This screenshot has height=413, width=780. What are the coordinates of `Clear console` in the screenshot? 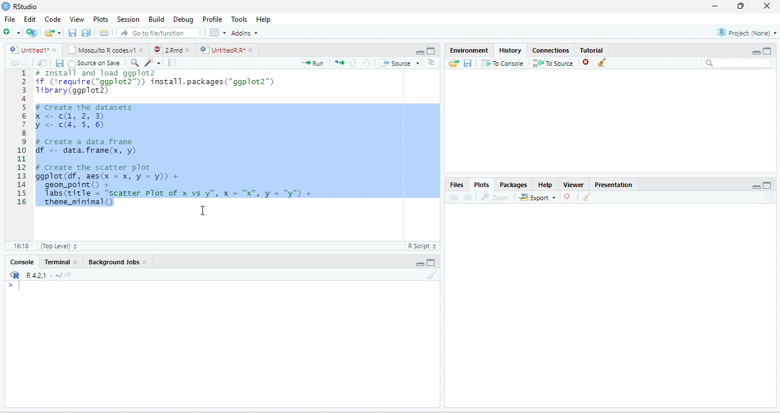 It's located at (432, 275).